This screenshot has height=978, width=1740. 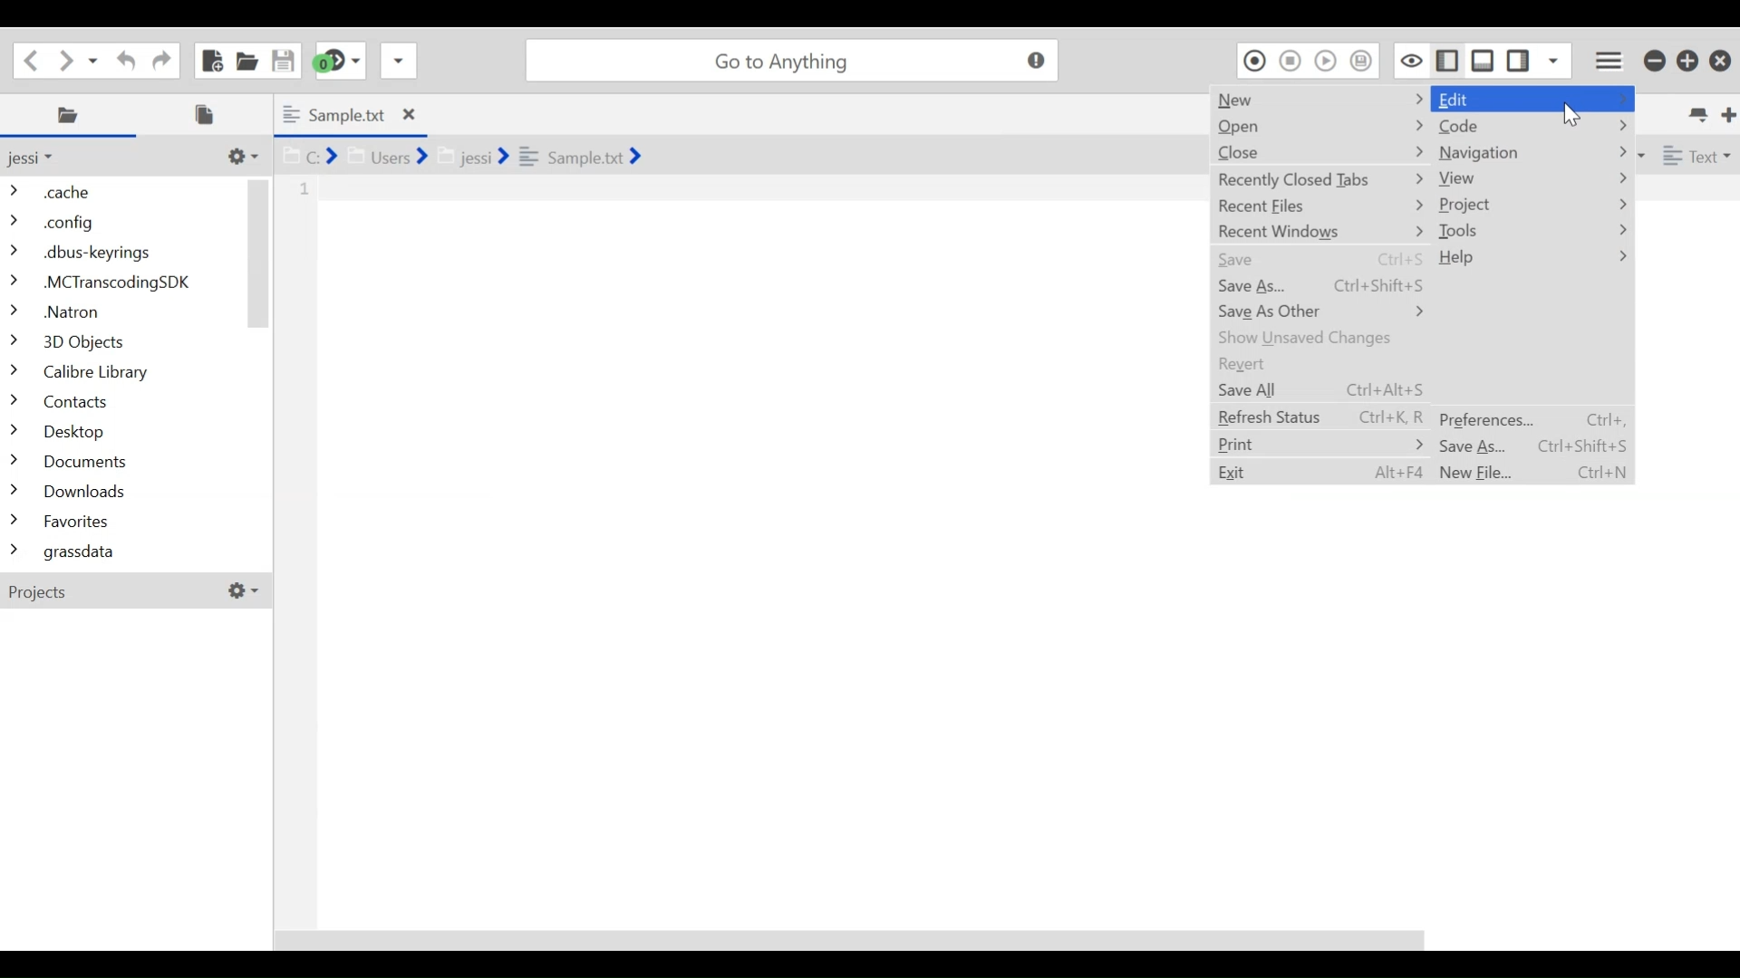 I want to click on Preferences, so click(x=1531, y=419).